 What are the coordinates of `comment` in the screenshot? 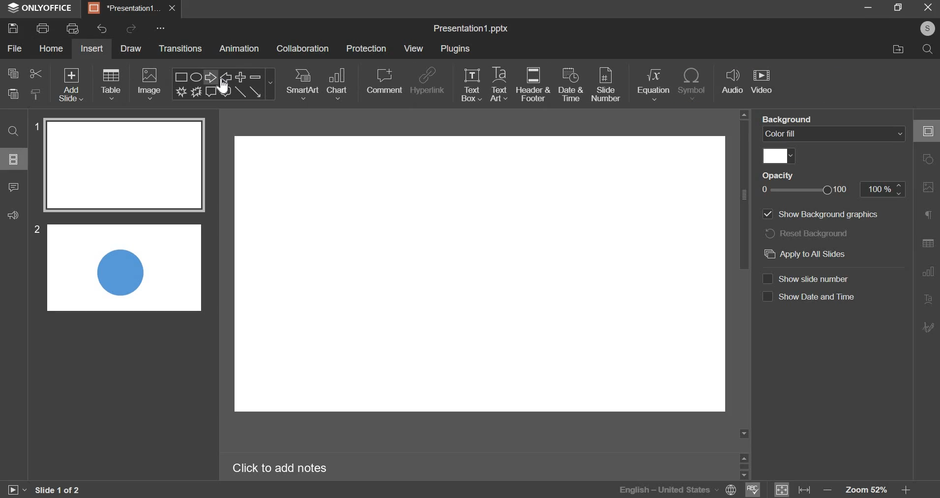 It's located at (14, 187).